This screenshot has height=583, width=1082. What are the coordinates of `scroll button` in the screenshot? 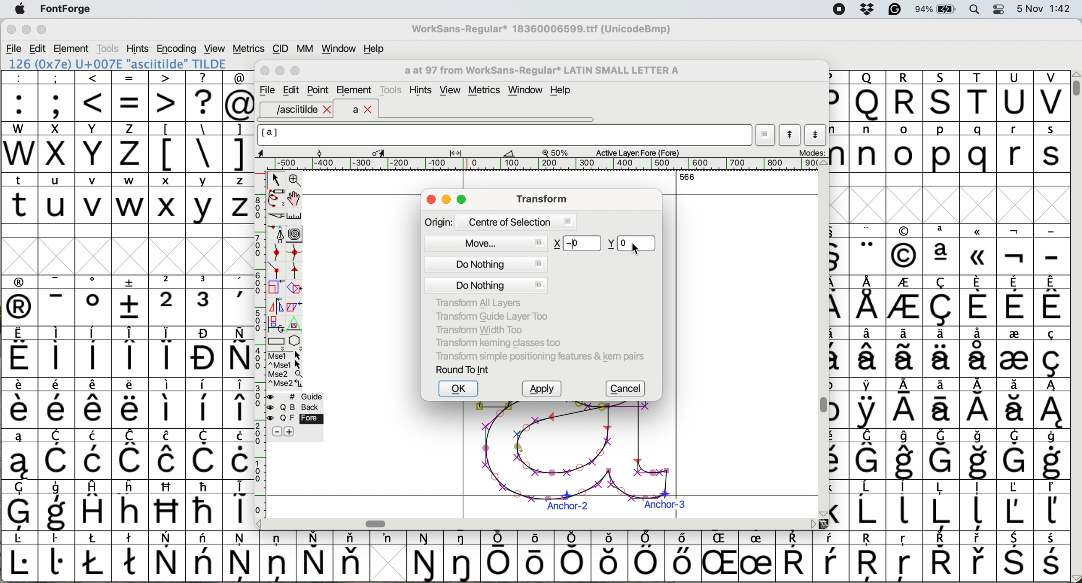 It's located at (1075, 577).